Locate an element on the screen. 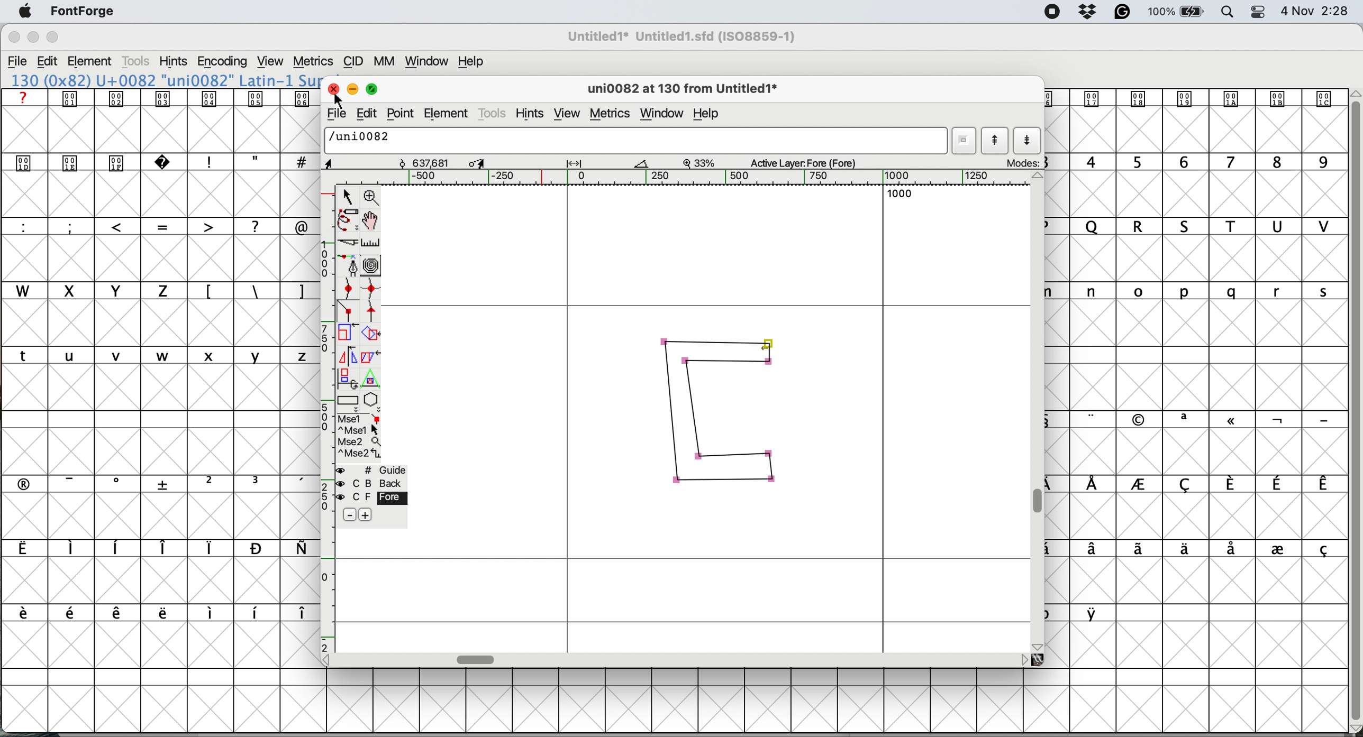 The image size is (1363, 737). spotlight search is located at coordinates (1225, 13).